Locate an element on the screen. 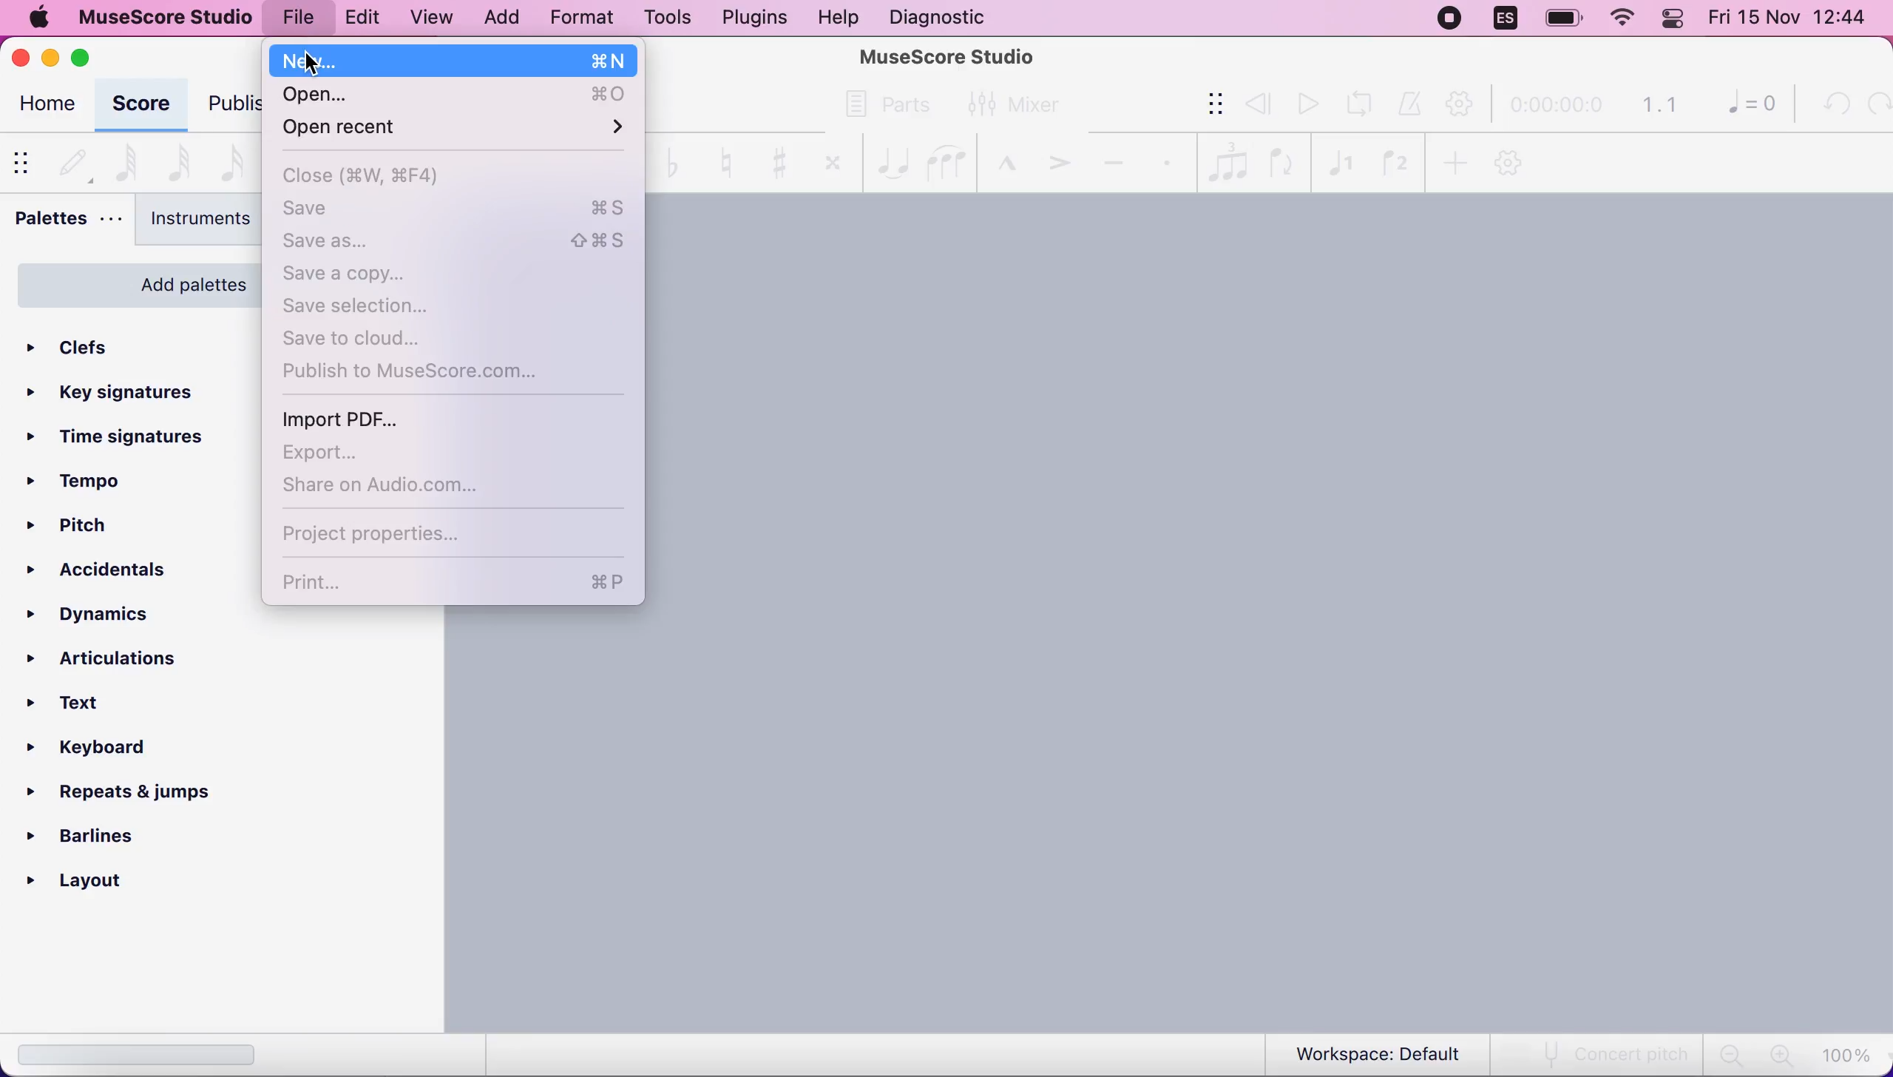  playback loop is located at coordinates (1364, 102).